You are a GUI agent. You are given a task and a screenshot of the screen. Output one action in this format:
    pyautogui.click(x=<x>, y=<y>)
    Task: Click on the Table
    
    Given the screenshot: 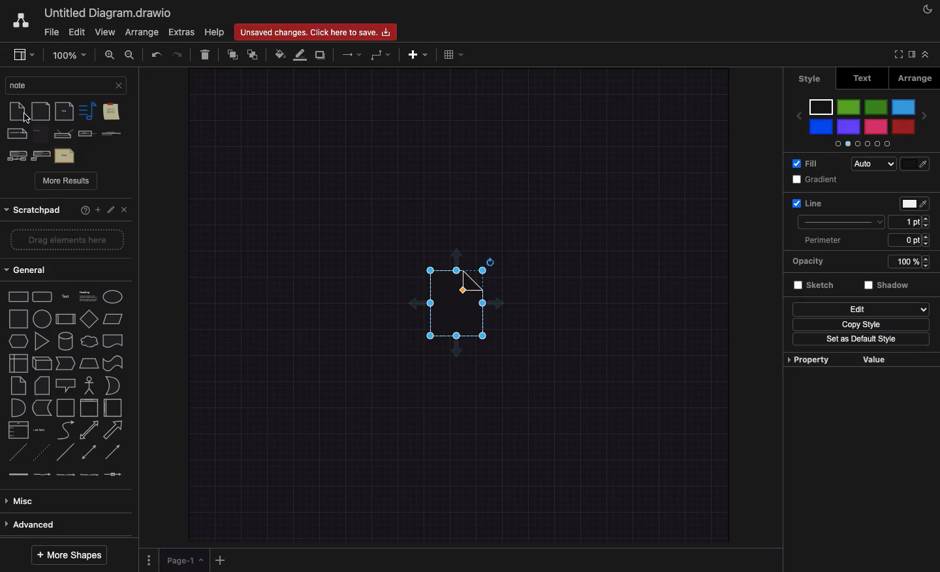 What is the action you would take?
    pyautogui.click(x=453, y=54)
    